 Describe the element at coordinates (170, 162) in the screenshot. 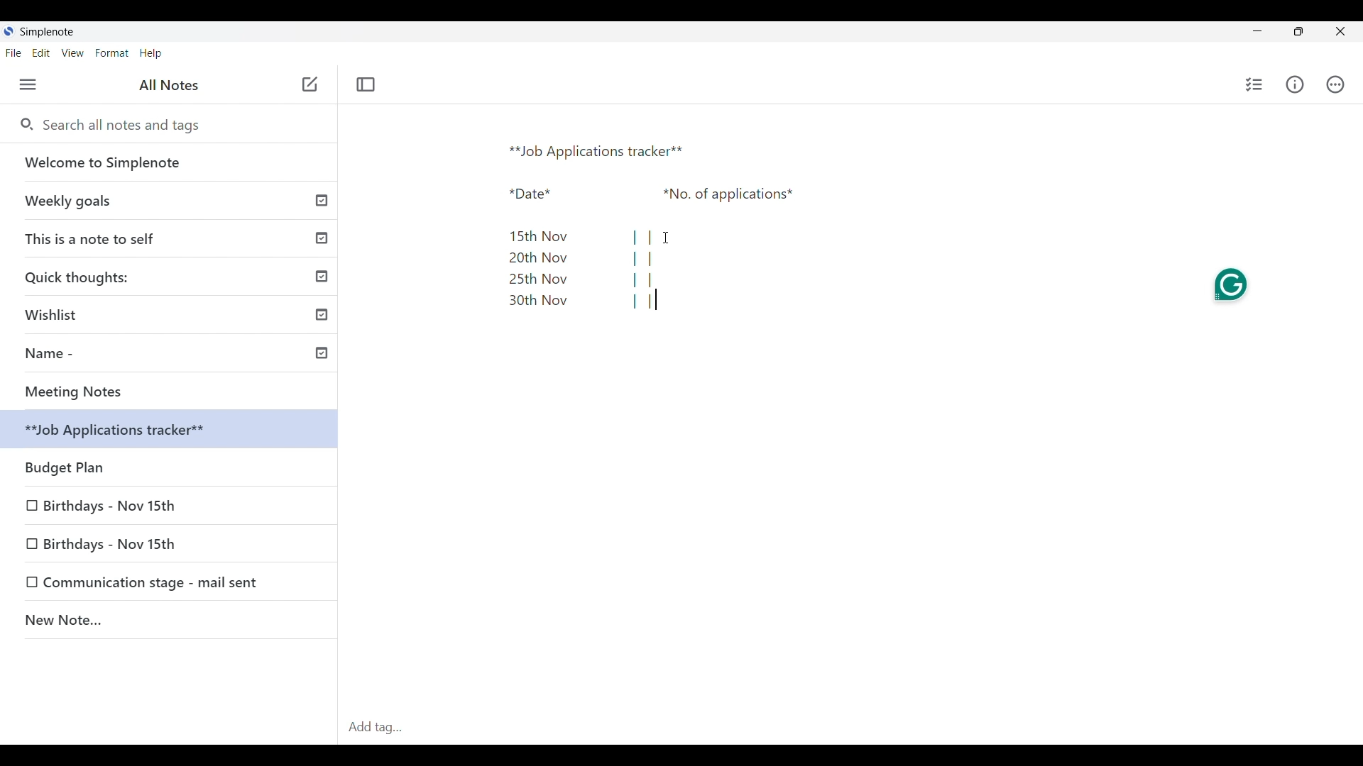

I see `Welcome to Simplenote` at that location.